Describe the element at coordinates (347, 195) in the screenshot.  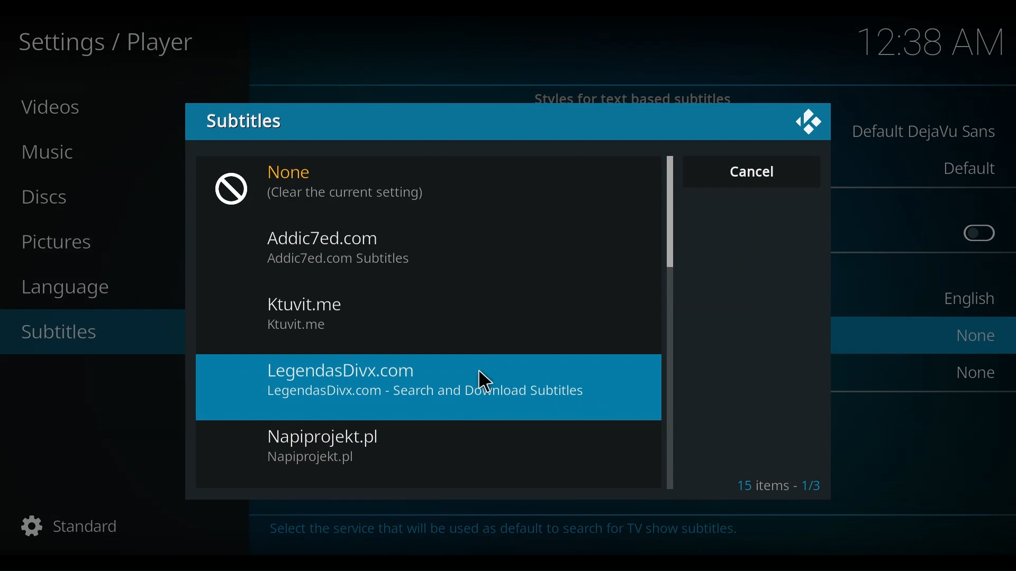
I see `Clear the current setting` at that location.